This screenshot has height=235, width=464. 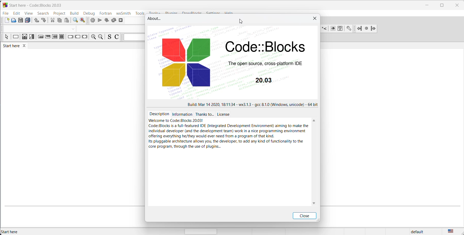 I want to click on text language, so click(x=452, y=231).